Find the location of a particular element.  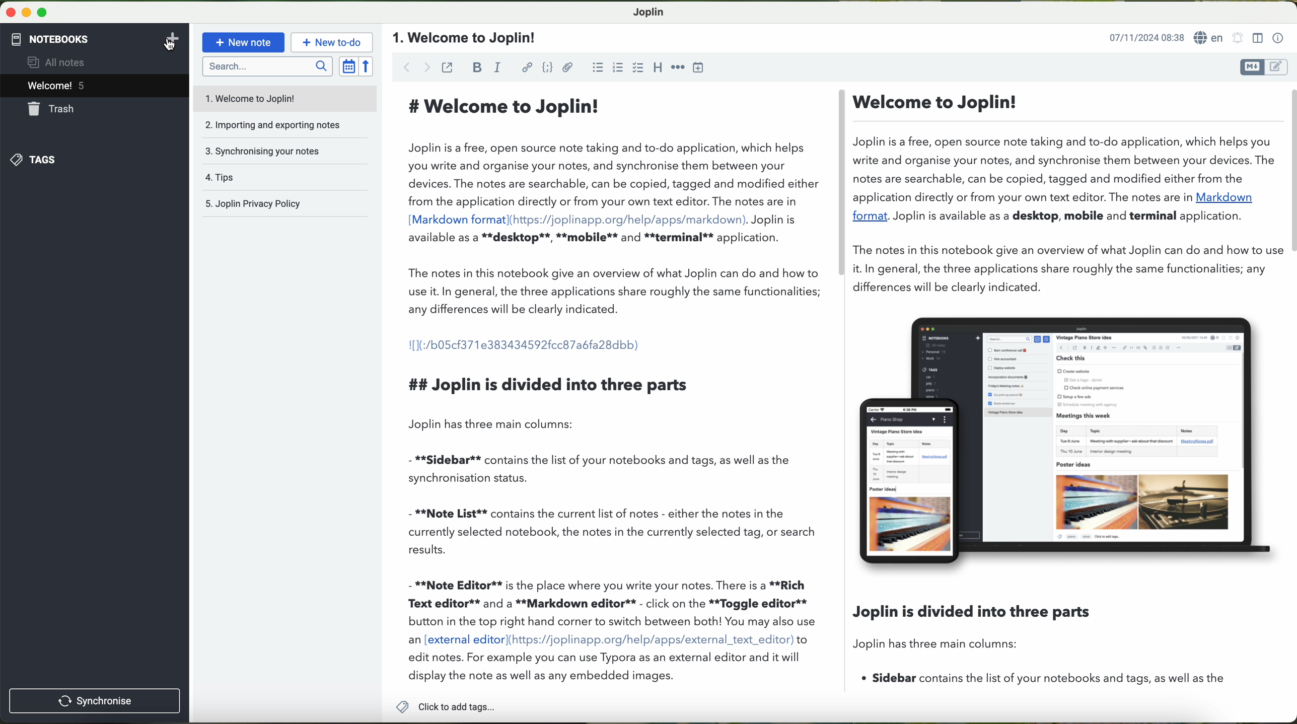

attach file is located at coordinates (567, 67).